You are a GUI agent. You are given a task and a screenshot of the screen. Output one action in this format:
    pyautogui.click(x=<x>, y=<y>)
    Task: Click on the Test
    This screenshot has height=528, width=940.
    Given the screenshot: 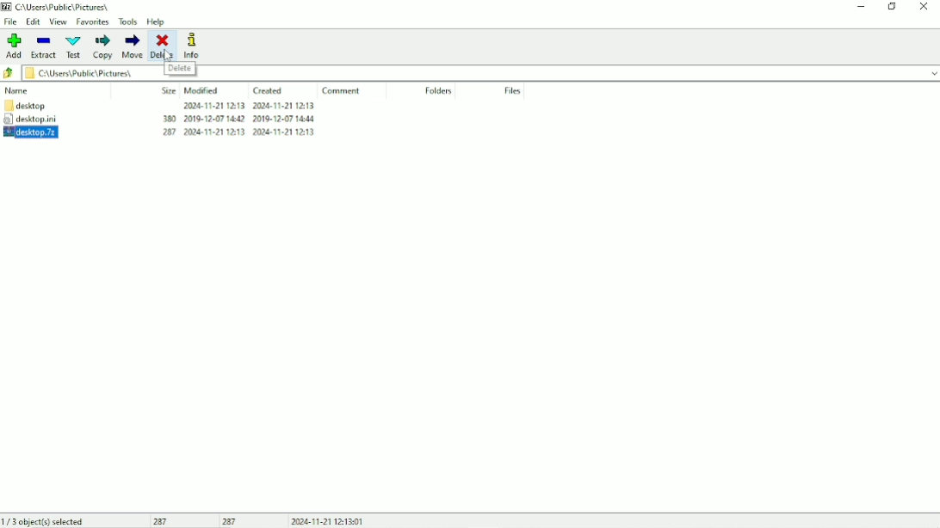 What is the action you would take?
    pyautogui.click(x=74, y=47)
    